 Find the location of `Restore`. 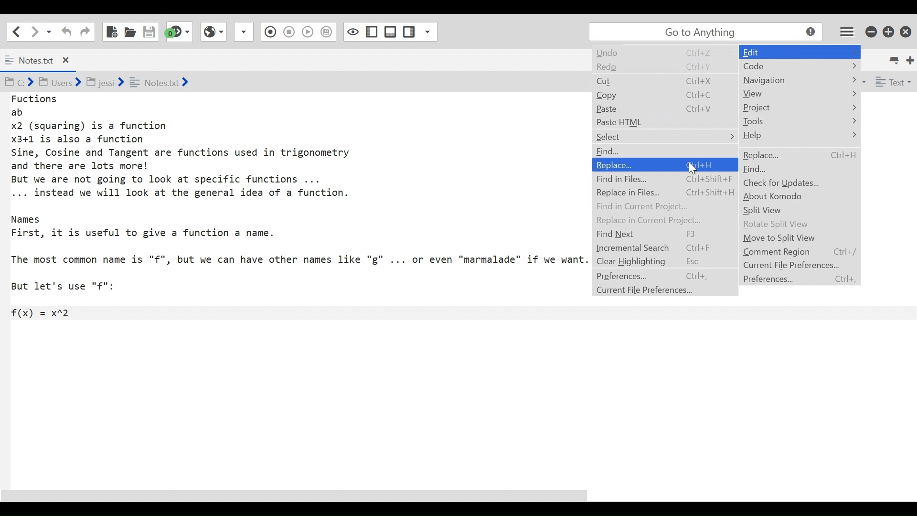

Restore is located at coordinates (889, 31).